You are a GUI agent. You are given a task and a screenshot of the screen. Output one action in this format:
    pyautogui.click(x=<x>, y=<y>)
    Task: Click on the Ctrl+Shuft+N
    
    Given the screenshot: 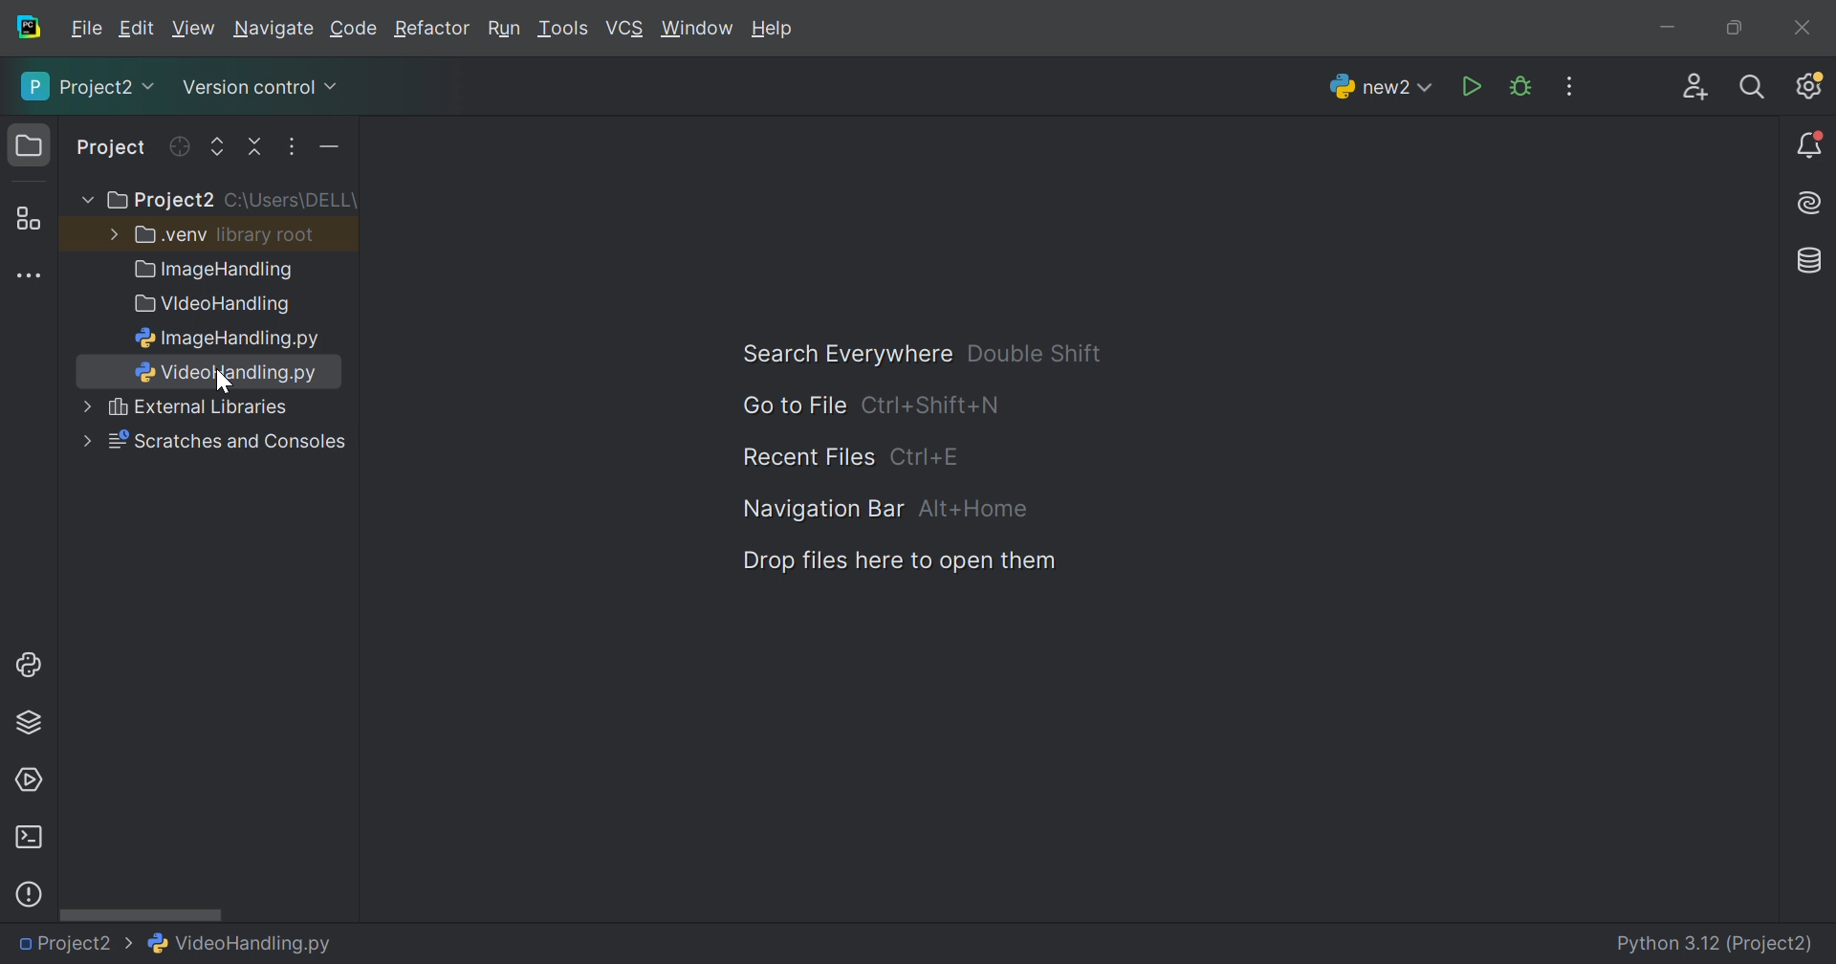 What is the action you would take?
    pyautogui.click(x=930, y=406)
    